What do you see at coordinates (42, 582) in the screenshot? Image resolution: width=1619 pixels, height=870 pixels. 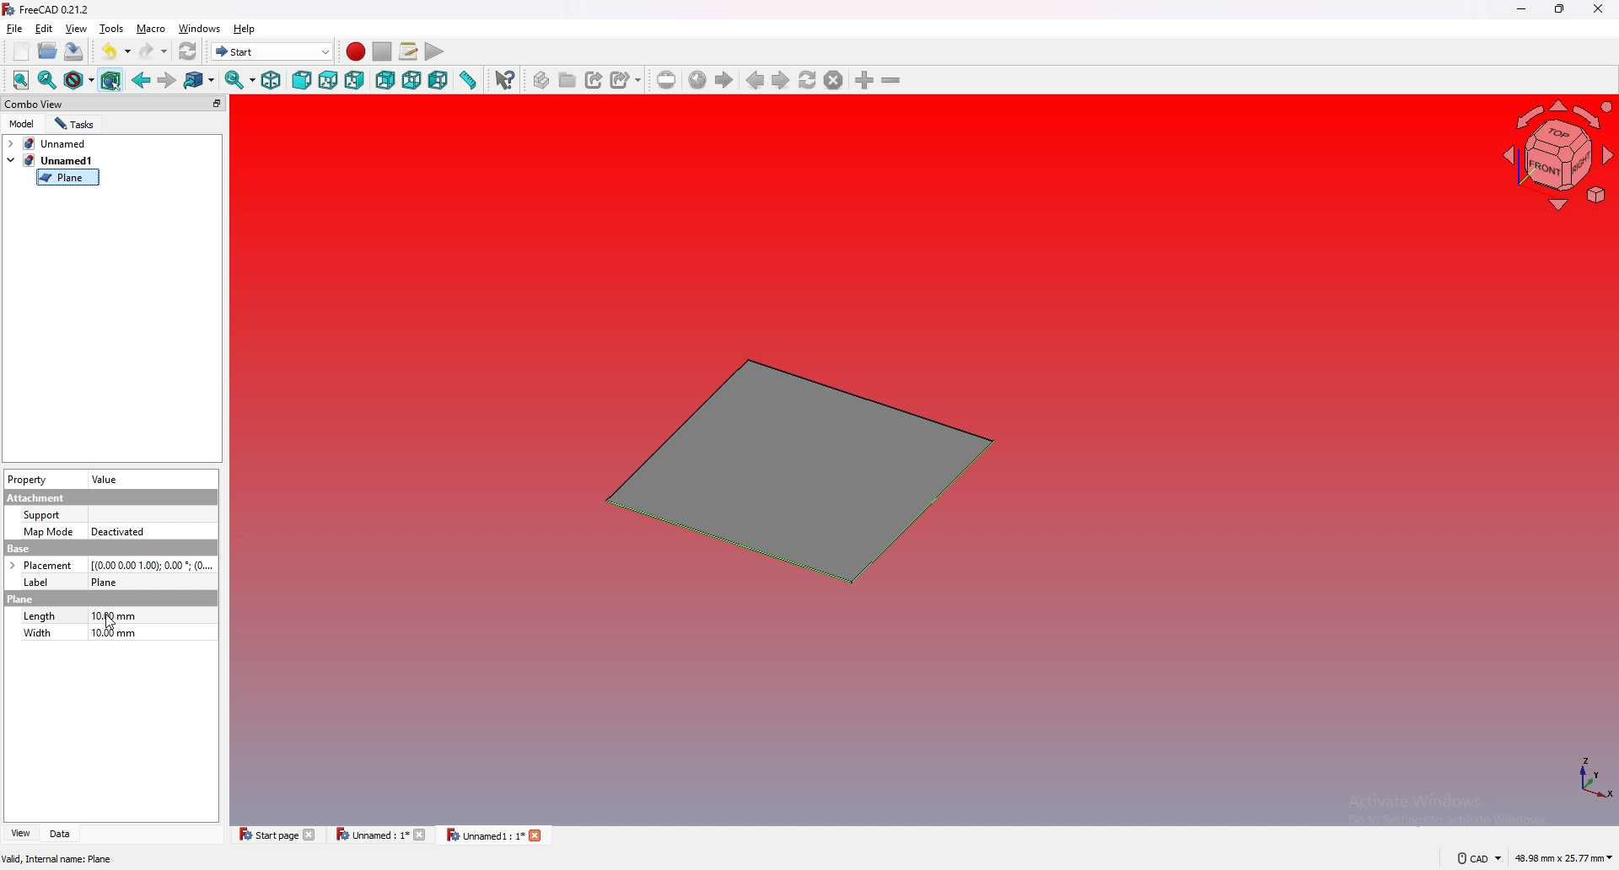 I see `Label` at bounding box center [42, 582].